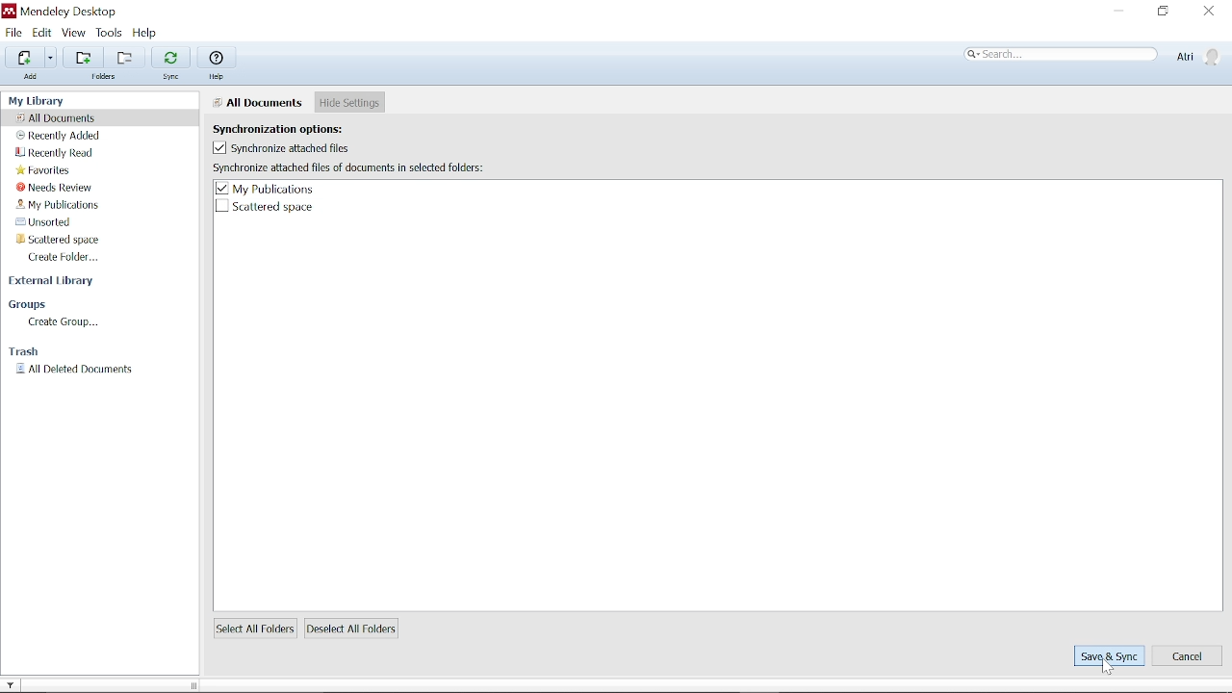 The image size is (1232, 693). Describe the element at coordinates (289, 127) in the screenshot. I see `‘Synchronization options:` at that location.